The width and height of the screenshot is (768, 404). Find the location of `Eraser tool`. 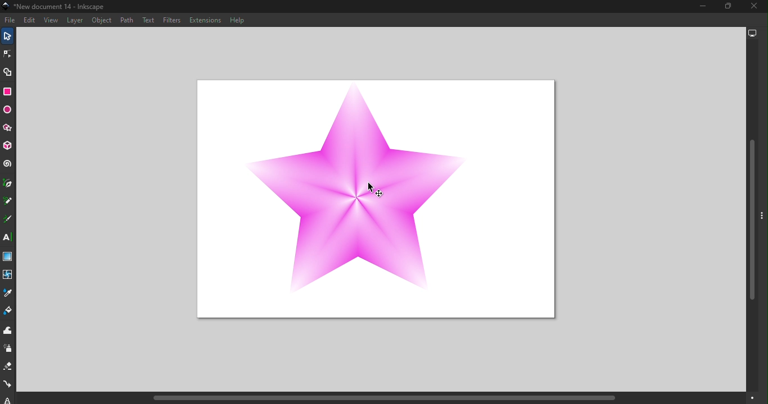

Eraser tool is located at coordinates (9, 366).